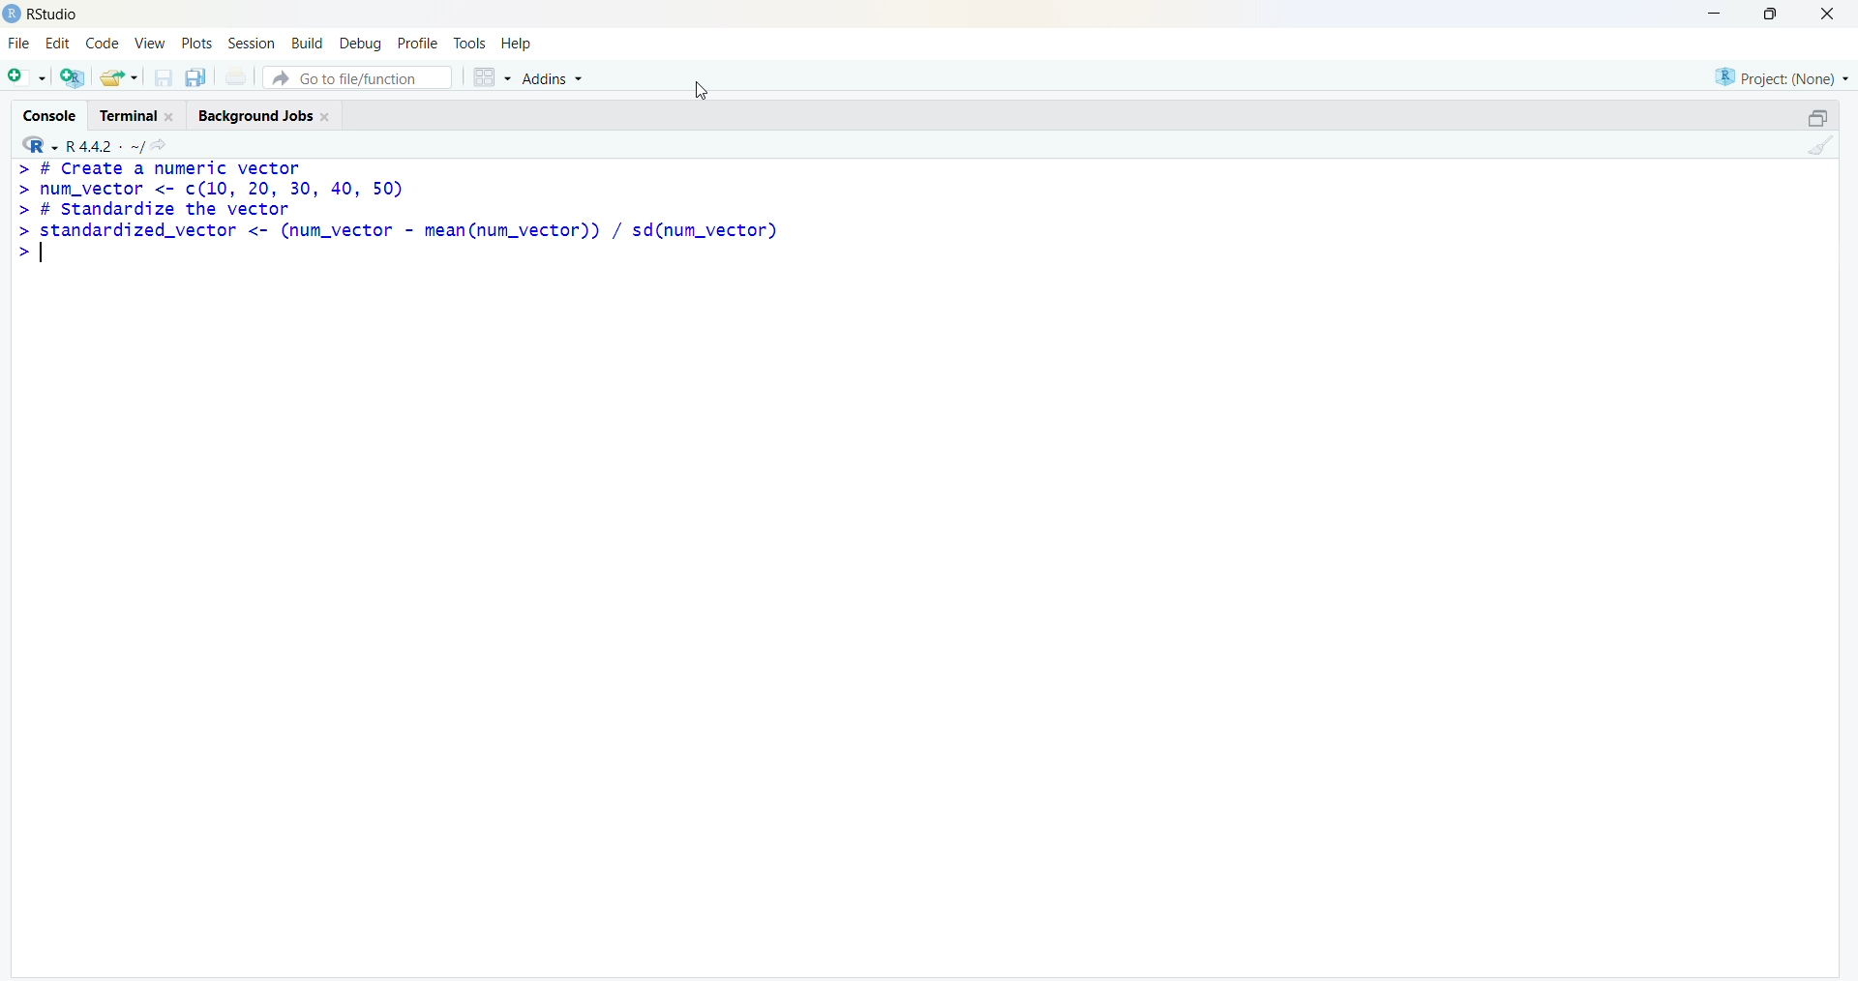 The image size is (1858, 981). What do you see at coordinates (130, 116) in the screenshot?
I see `terminal` at bounding box center [130, 116].